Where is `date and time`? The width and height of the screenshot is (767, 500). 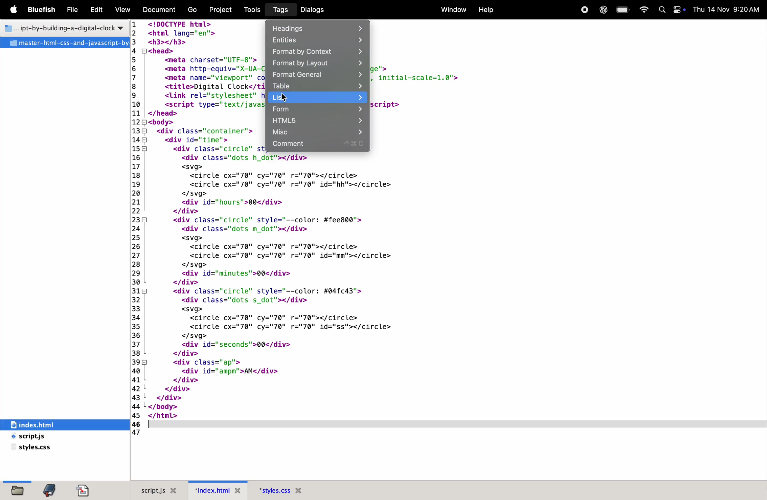 date and time is located at coordinates (726, 9).